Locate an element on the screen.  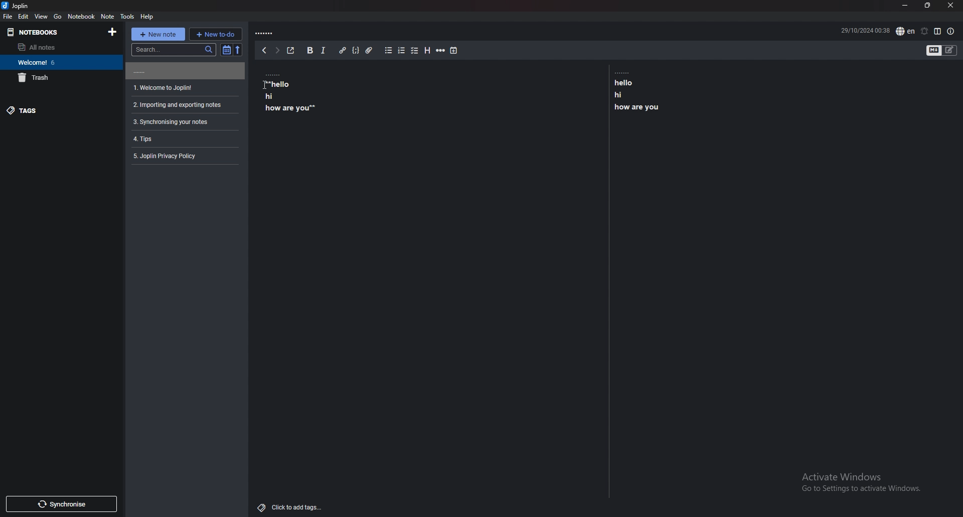
set alarm is located at coordinates (924, 31).